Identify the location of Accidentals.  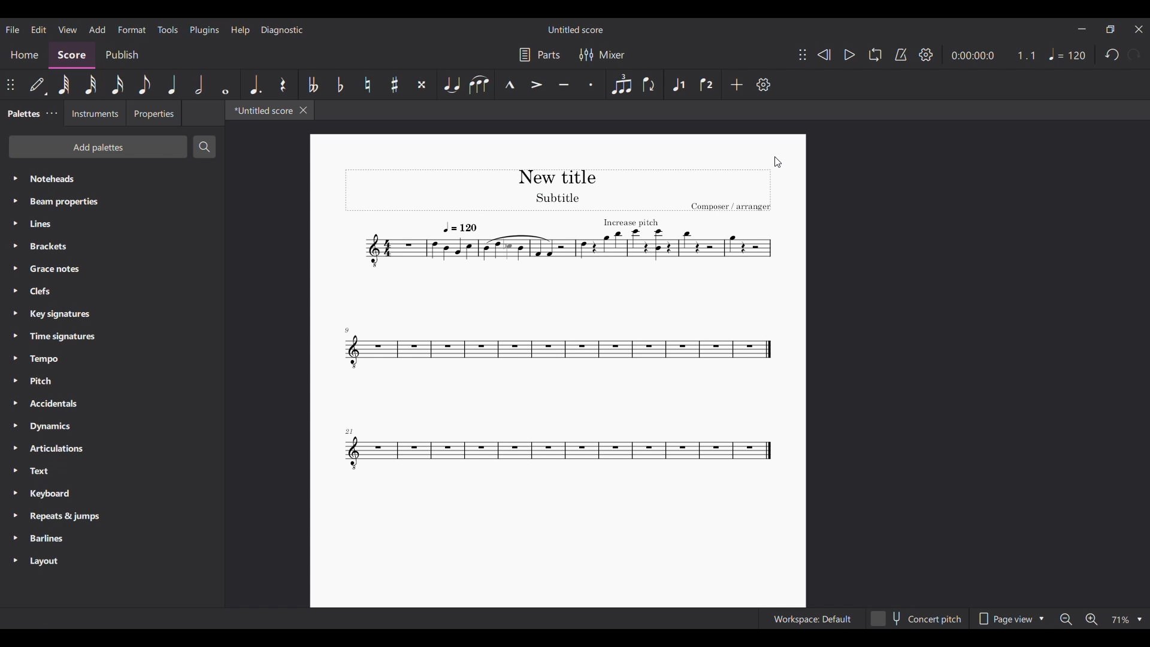
(112, 404).